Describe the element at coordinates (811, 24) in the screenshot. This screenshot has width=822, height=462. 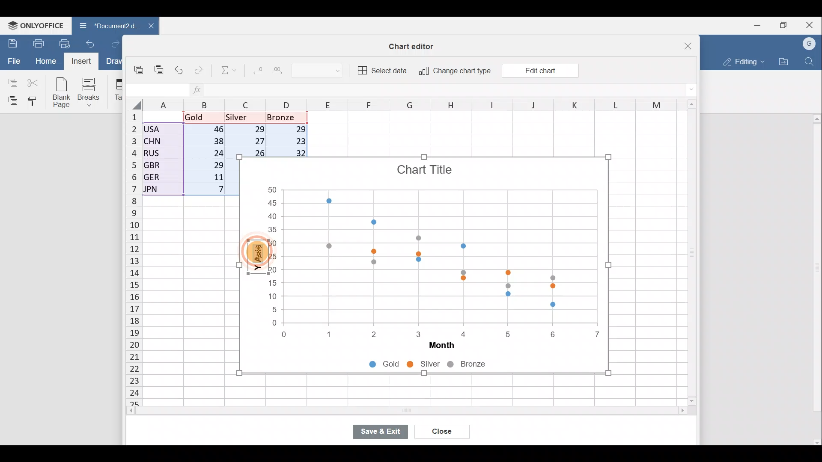
I see `Close` at that location.